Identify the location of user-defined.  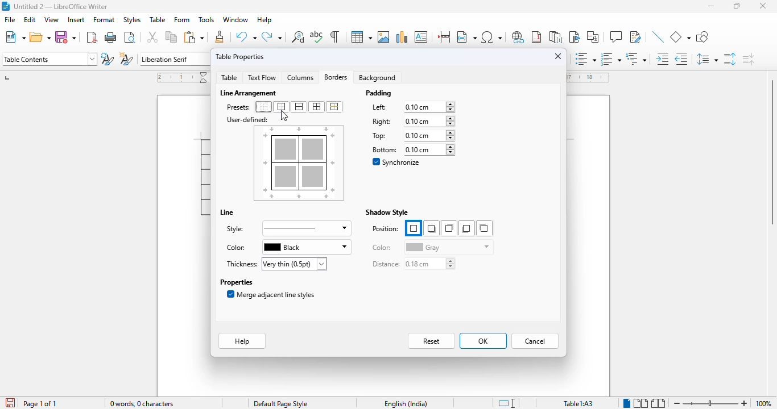
(247, 120).